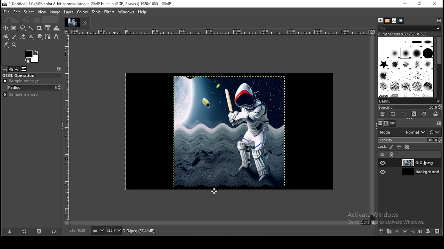  Describe the element at coordinates (421, 4) in the screenshot. I see `restore` at that location.